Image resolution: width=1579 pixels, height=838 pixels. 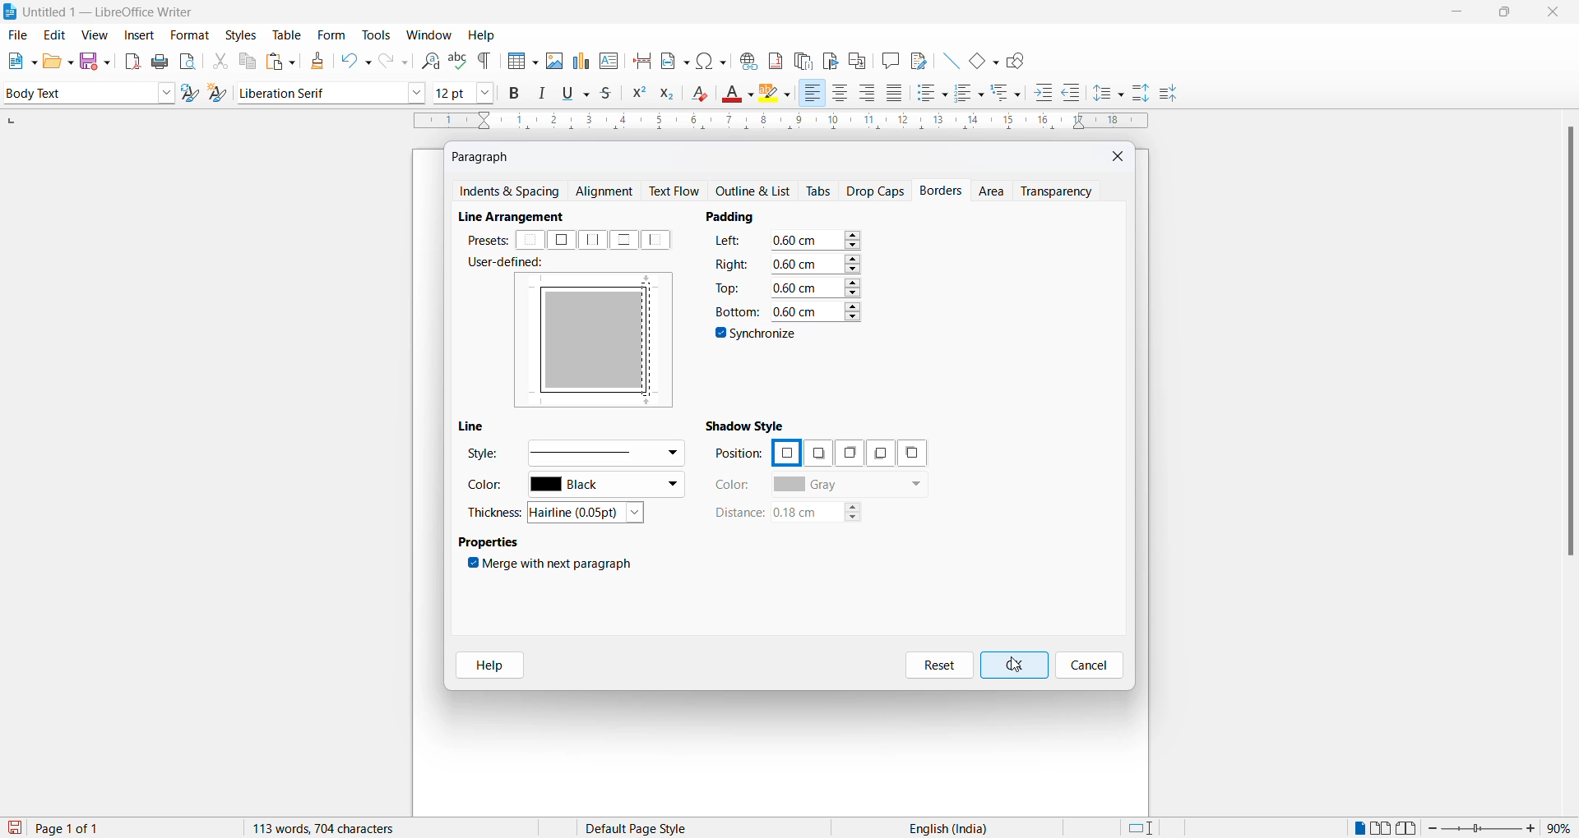 I want to click on text flow, so click(x=678, y=191).